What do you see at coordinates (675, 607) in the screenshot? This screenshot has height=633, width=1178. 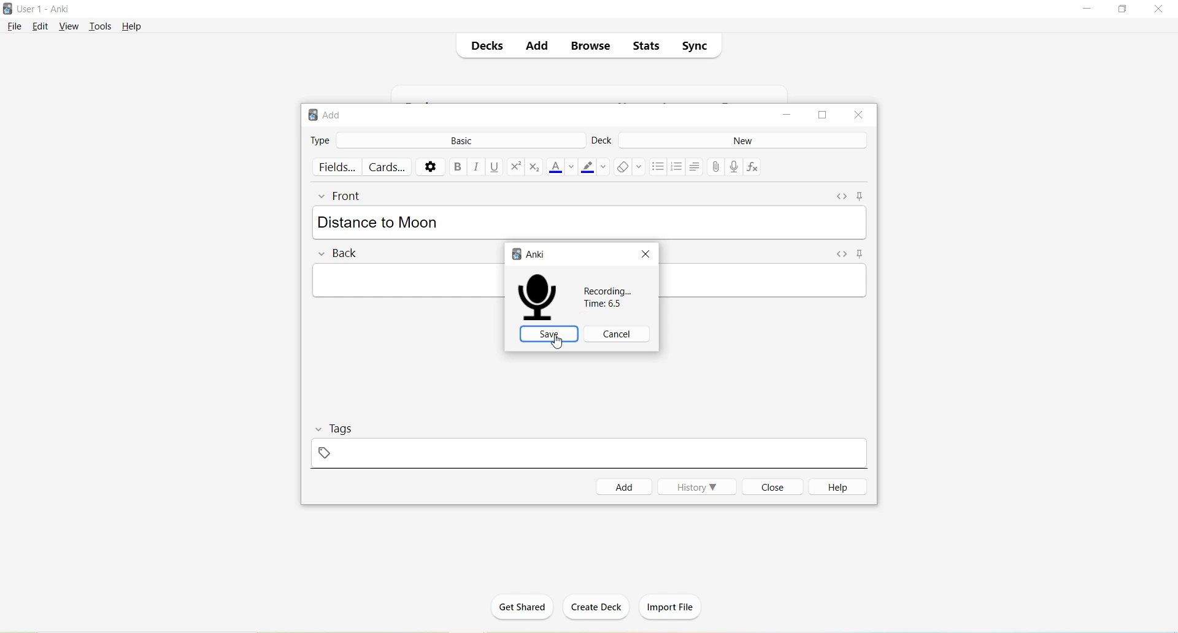 I see `Import File` at bounding box center [675, 607].